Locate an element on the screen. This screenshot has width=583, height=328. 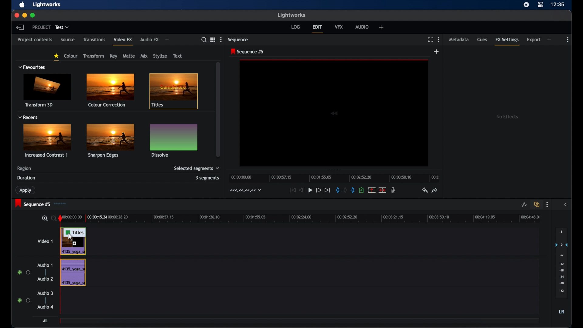
timeline  is located at coordinates (300, 218).